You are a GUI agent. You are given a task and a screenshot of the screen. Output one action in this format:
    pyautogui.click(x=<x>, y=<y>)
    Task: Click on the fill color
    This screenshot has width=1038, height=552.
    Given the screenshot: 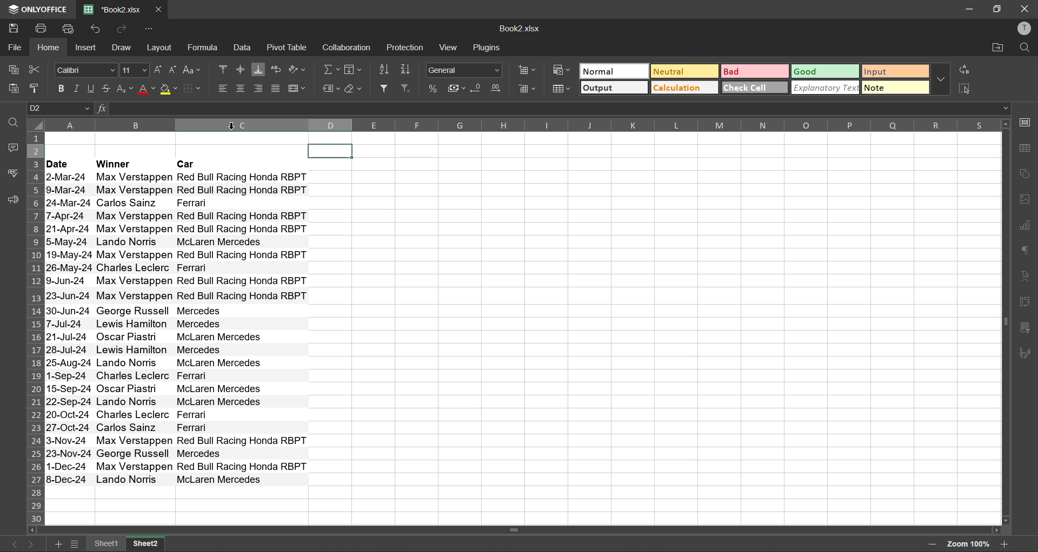 What is the action you would take?
    pyautogui.click(x=171, y=91)
    